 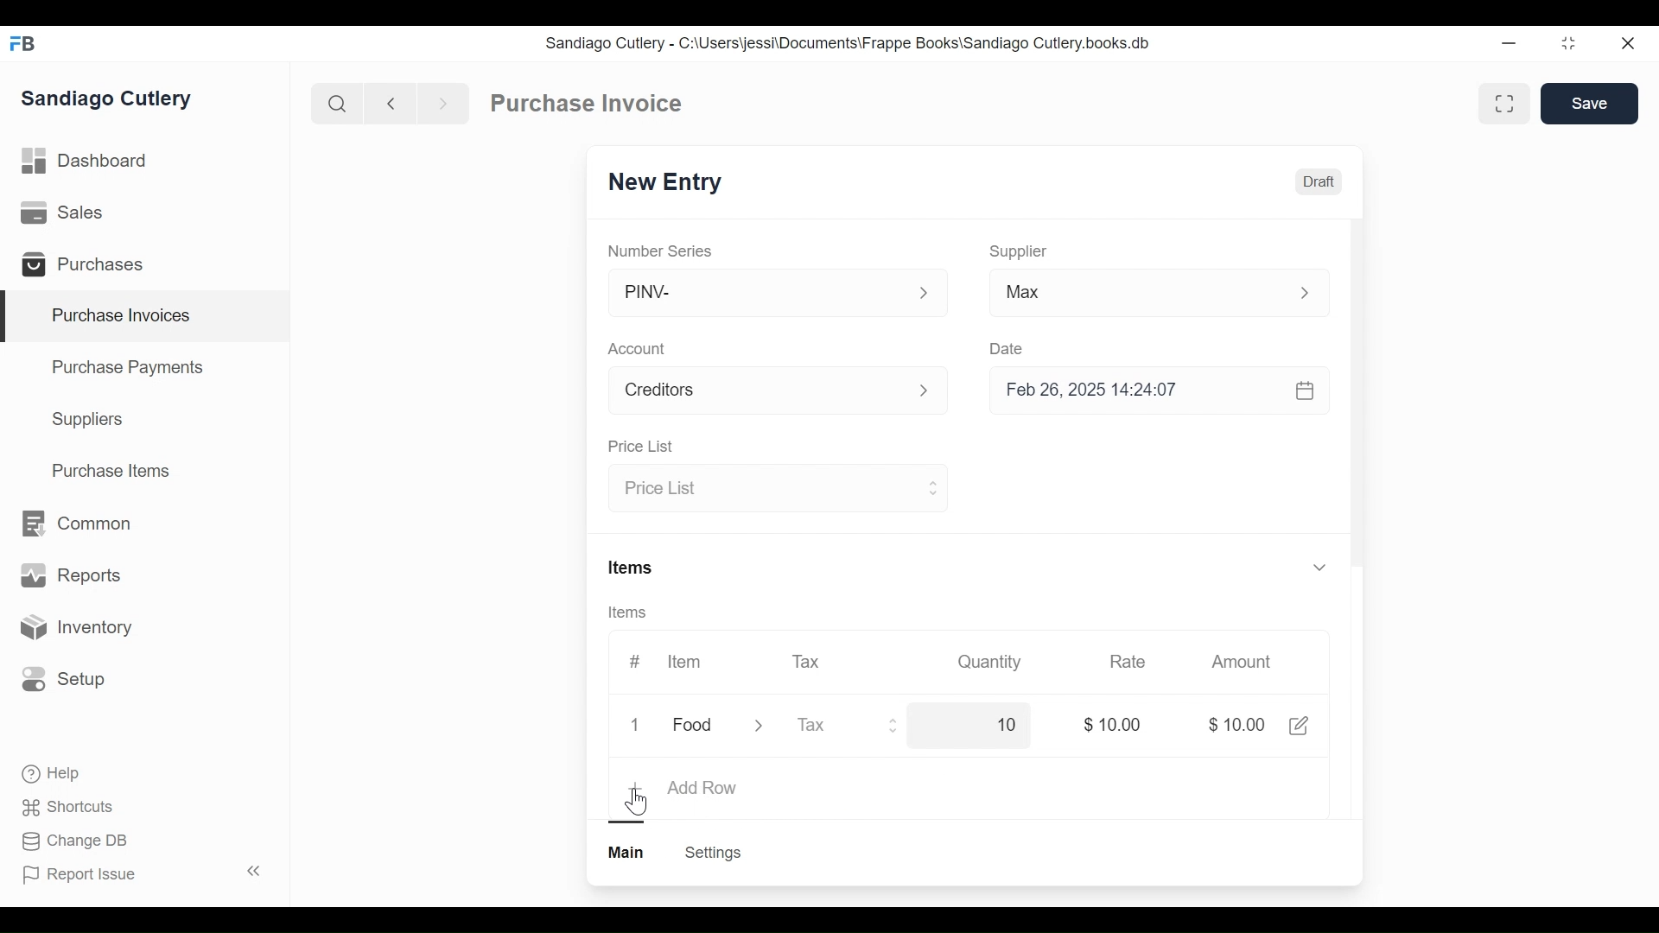 I want to click on Main, so click(x=628, y=851).